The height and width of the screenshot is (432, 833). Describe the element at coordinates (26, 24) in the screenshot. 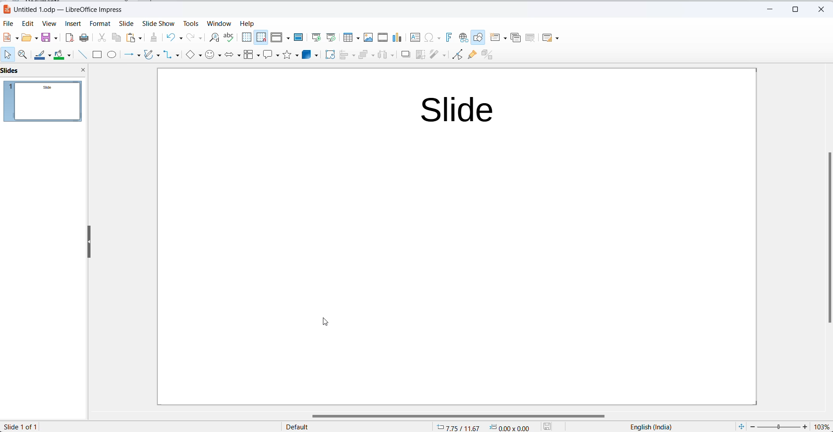

I see `edit` at that location.